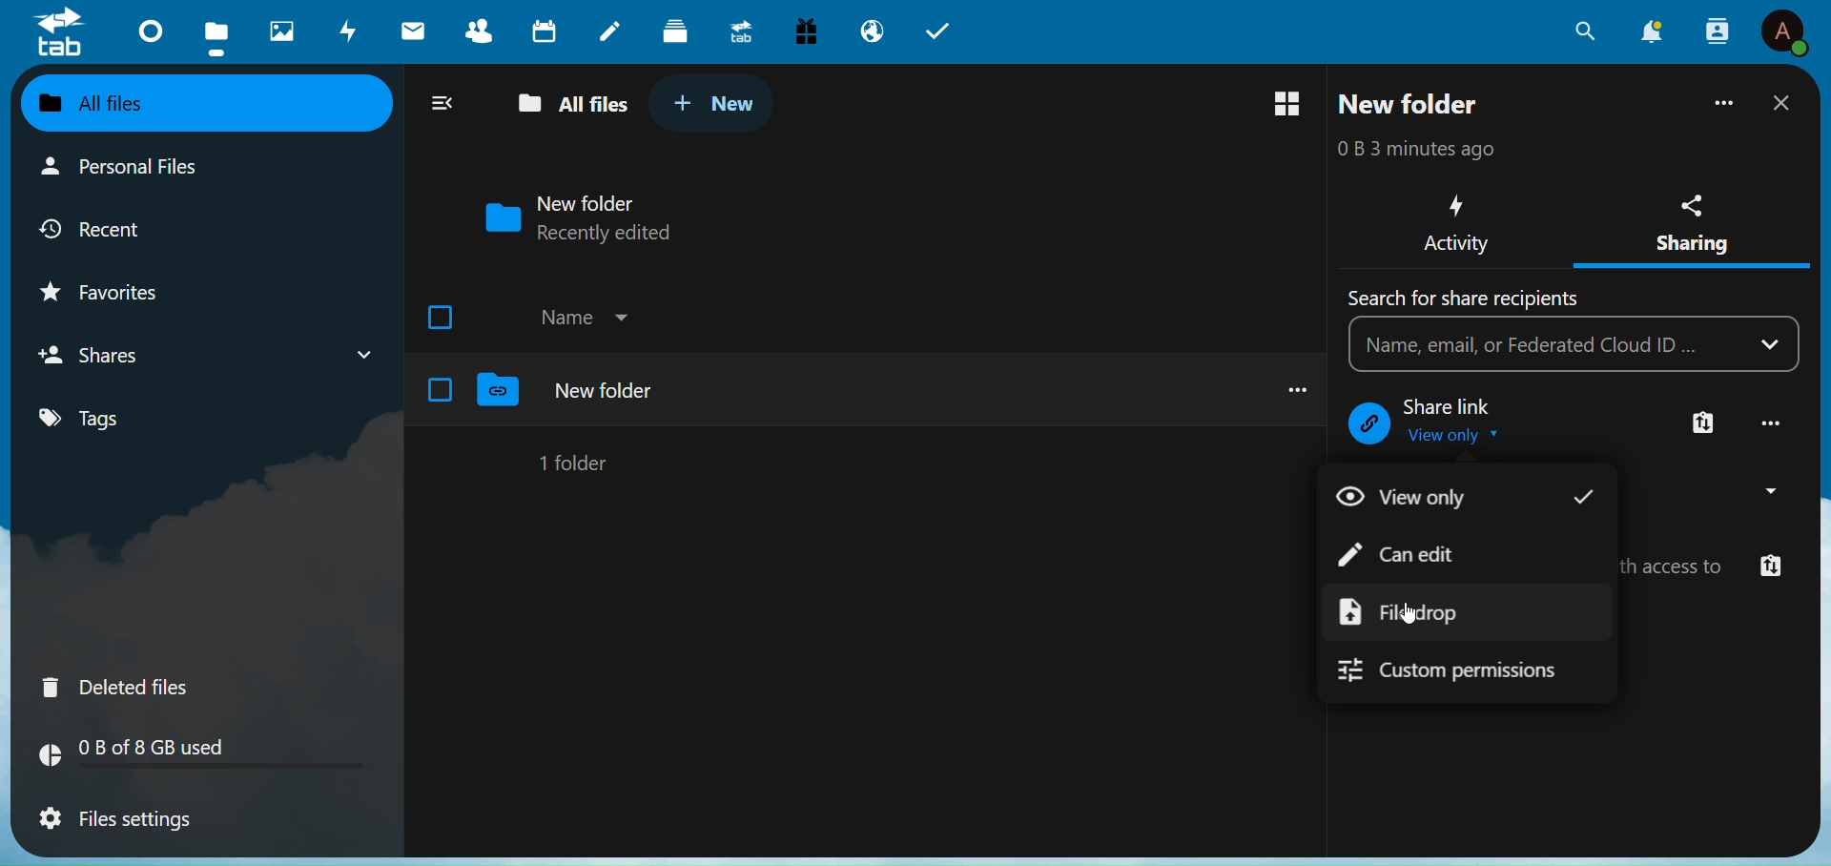 This screenshot has height=866, width=1831. Describe the element at coordinates (144, 30) in the screenshot. I see `Dashboard` at that location.